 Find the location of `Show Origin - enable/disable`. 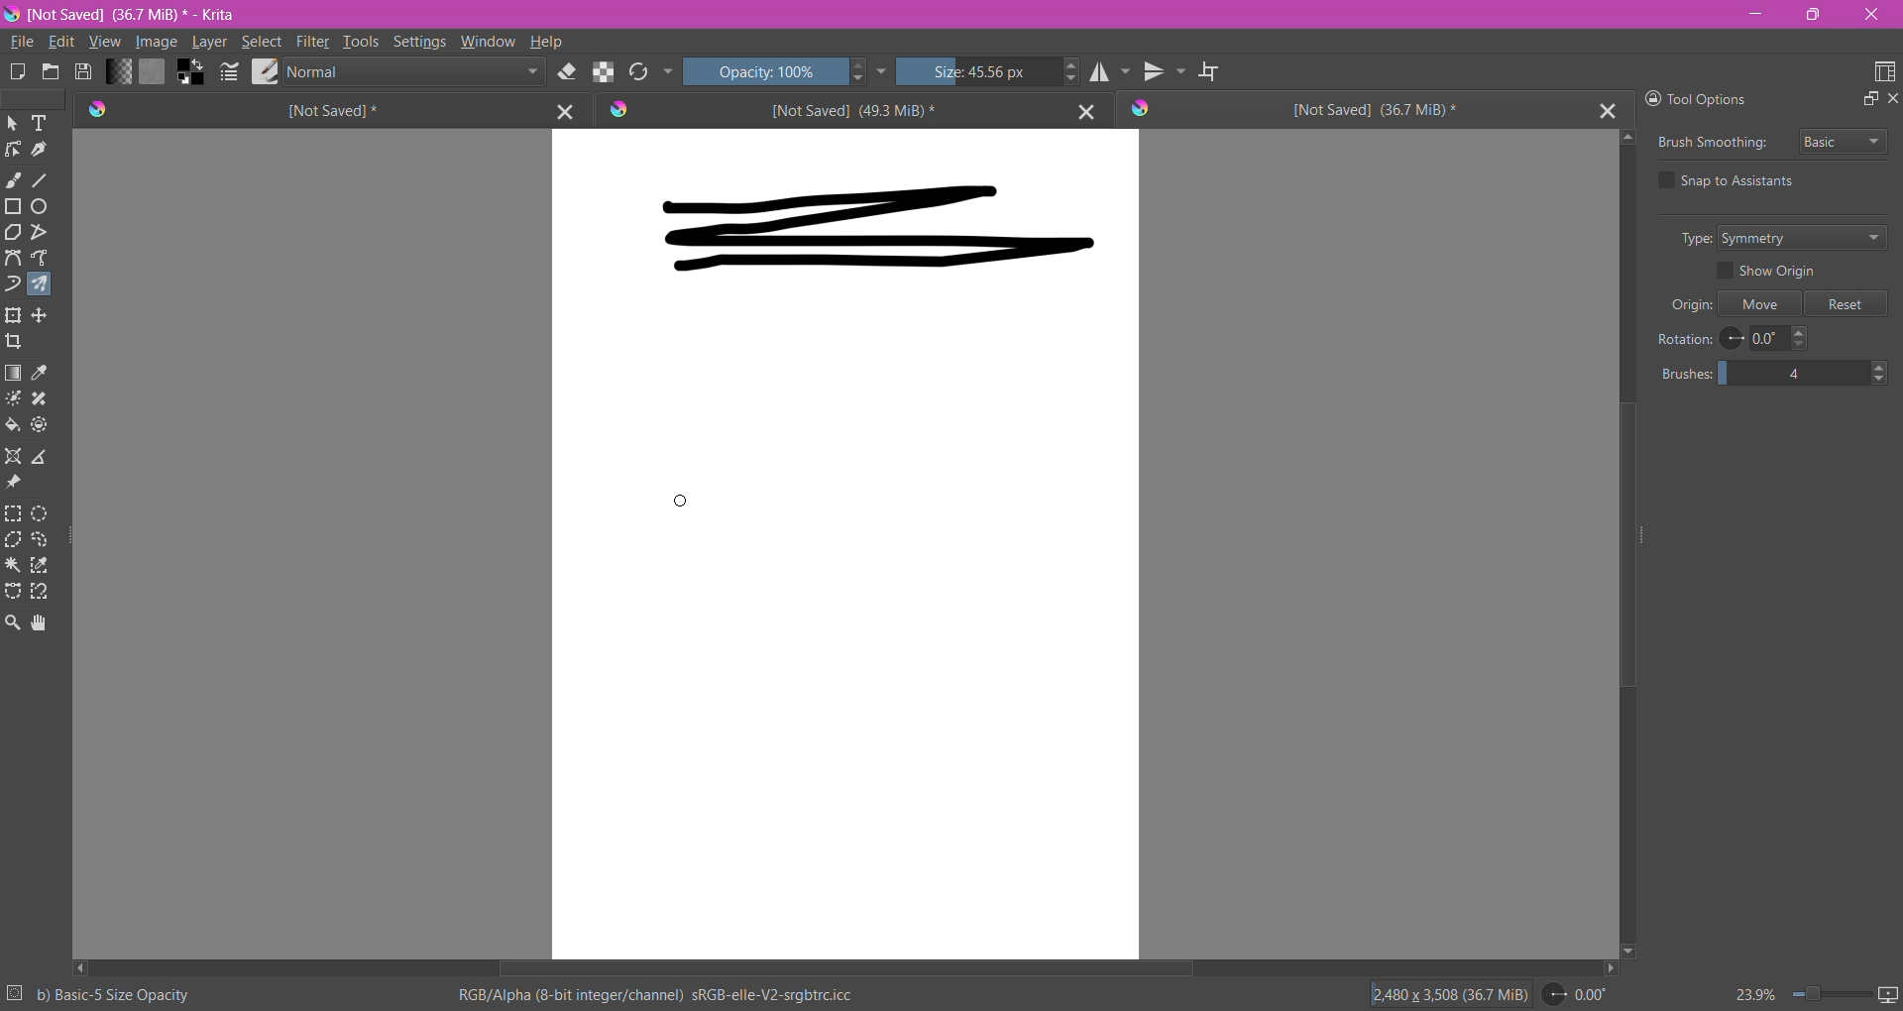

Show Origin - enable/disable is located at coordinates (1773, 272).